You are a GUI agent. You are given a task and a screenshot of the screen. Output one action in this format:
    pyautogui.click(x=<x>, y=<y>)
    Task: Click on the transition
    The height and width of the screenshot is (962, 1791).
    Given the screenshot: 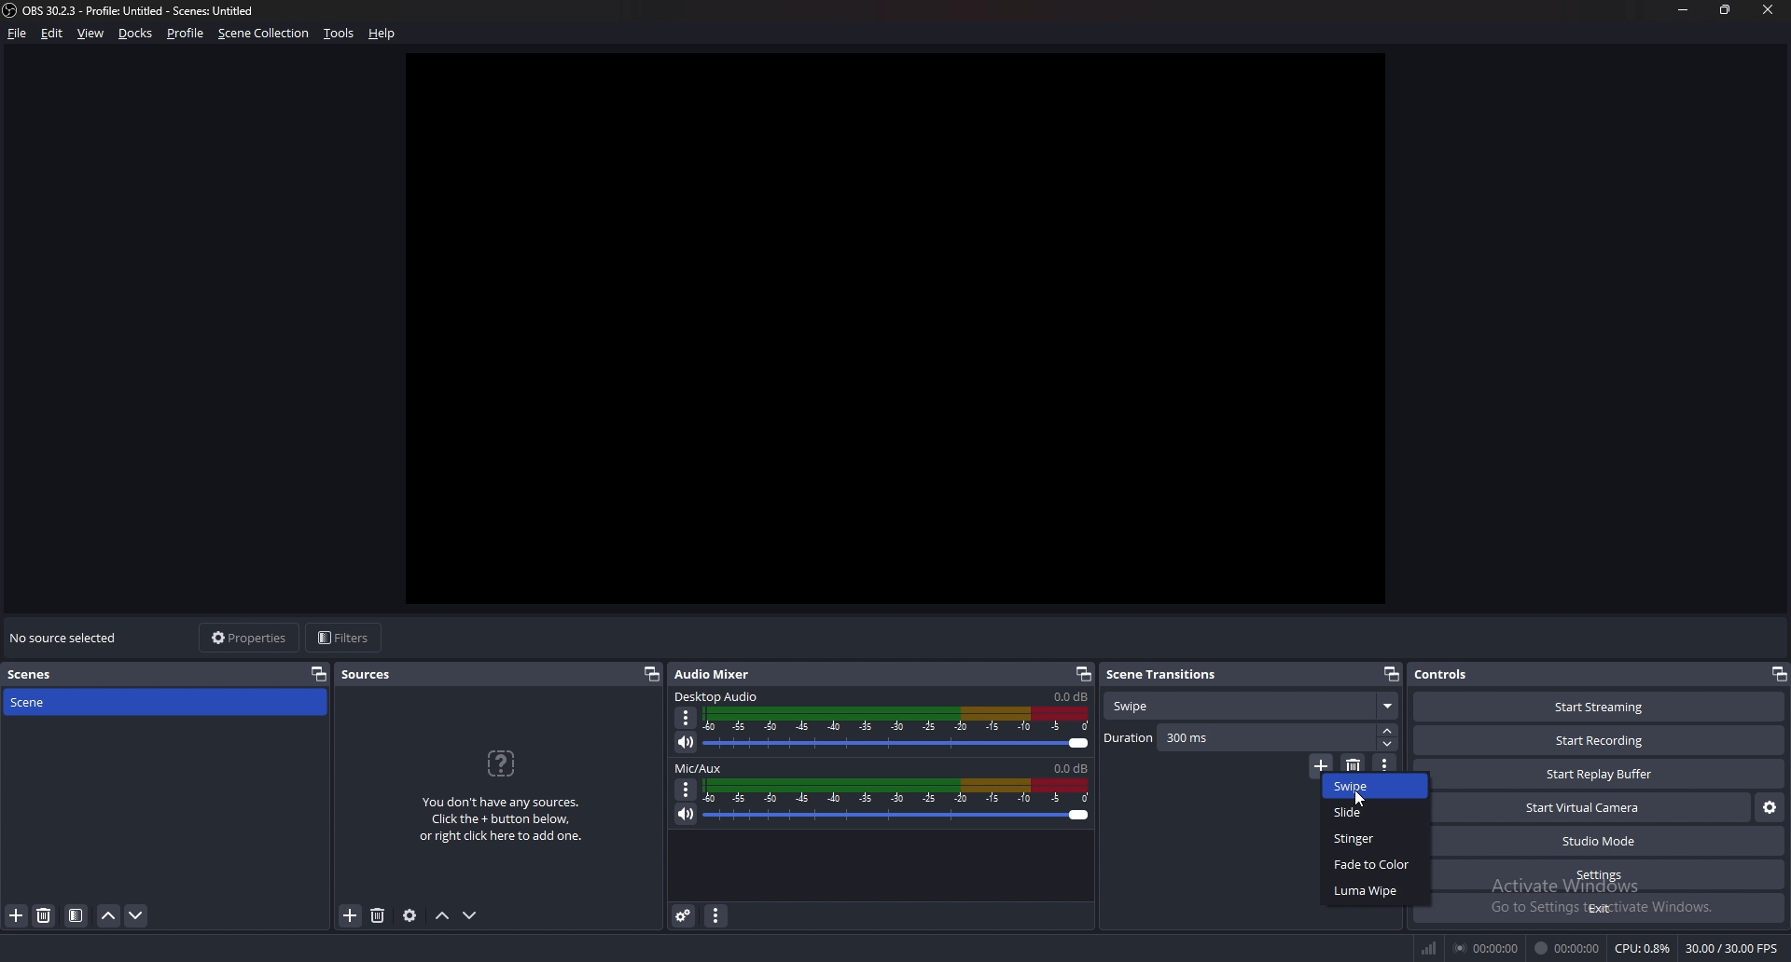 What is the action you would take?
    pyautogui.click(x=1252, y=705)
    